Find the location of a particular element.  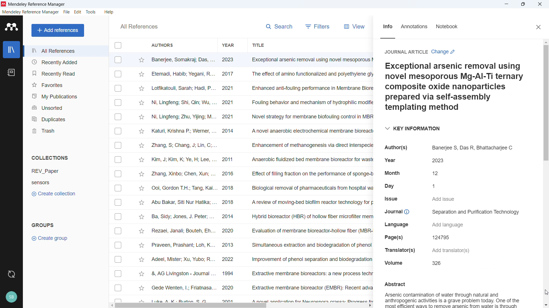

2016 is located at coordinates (230, 174).